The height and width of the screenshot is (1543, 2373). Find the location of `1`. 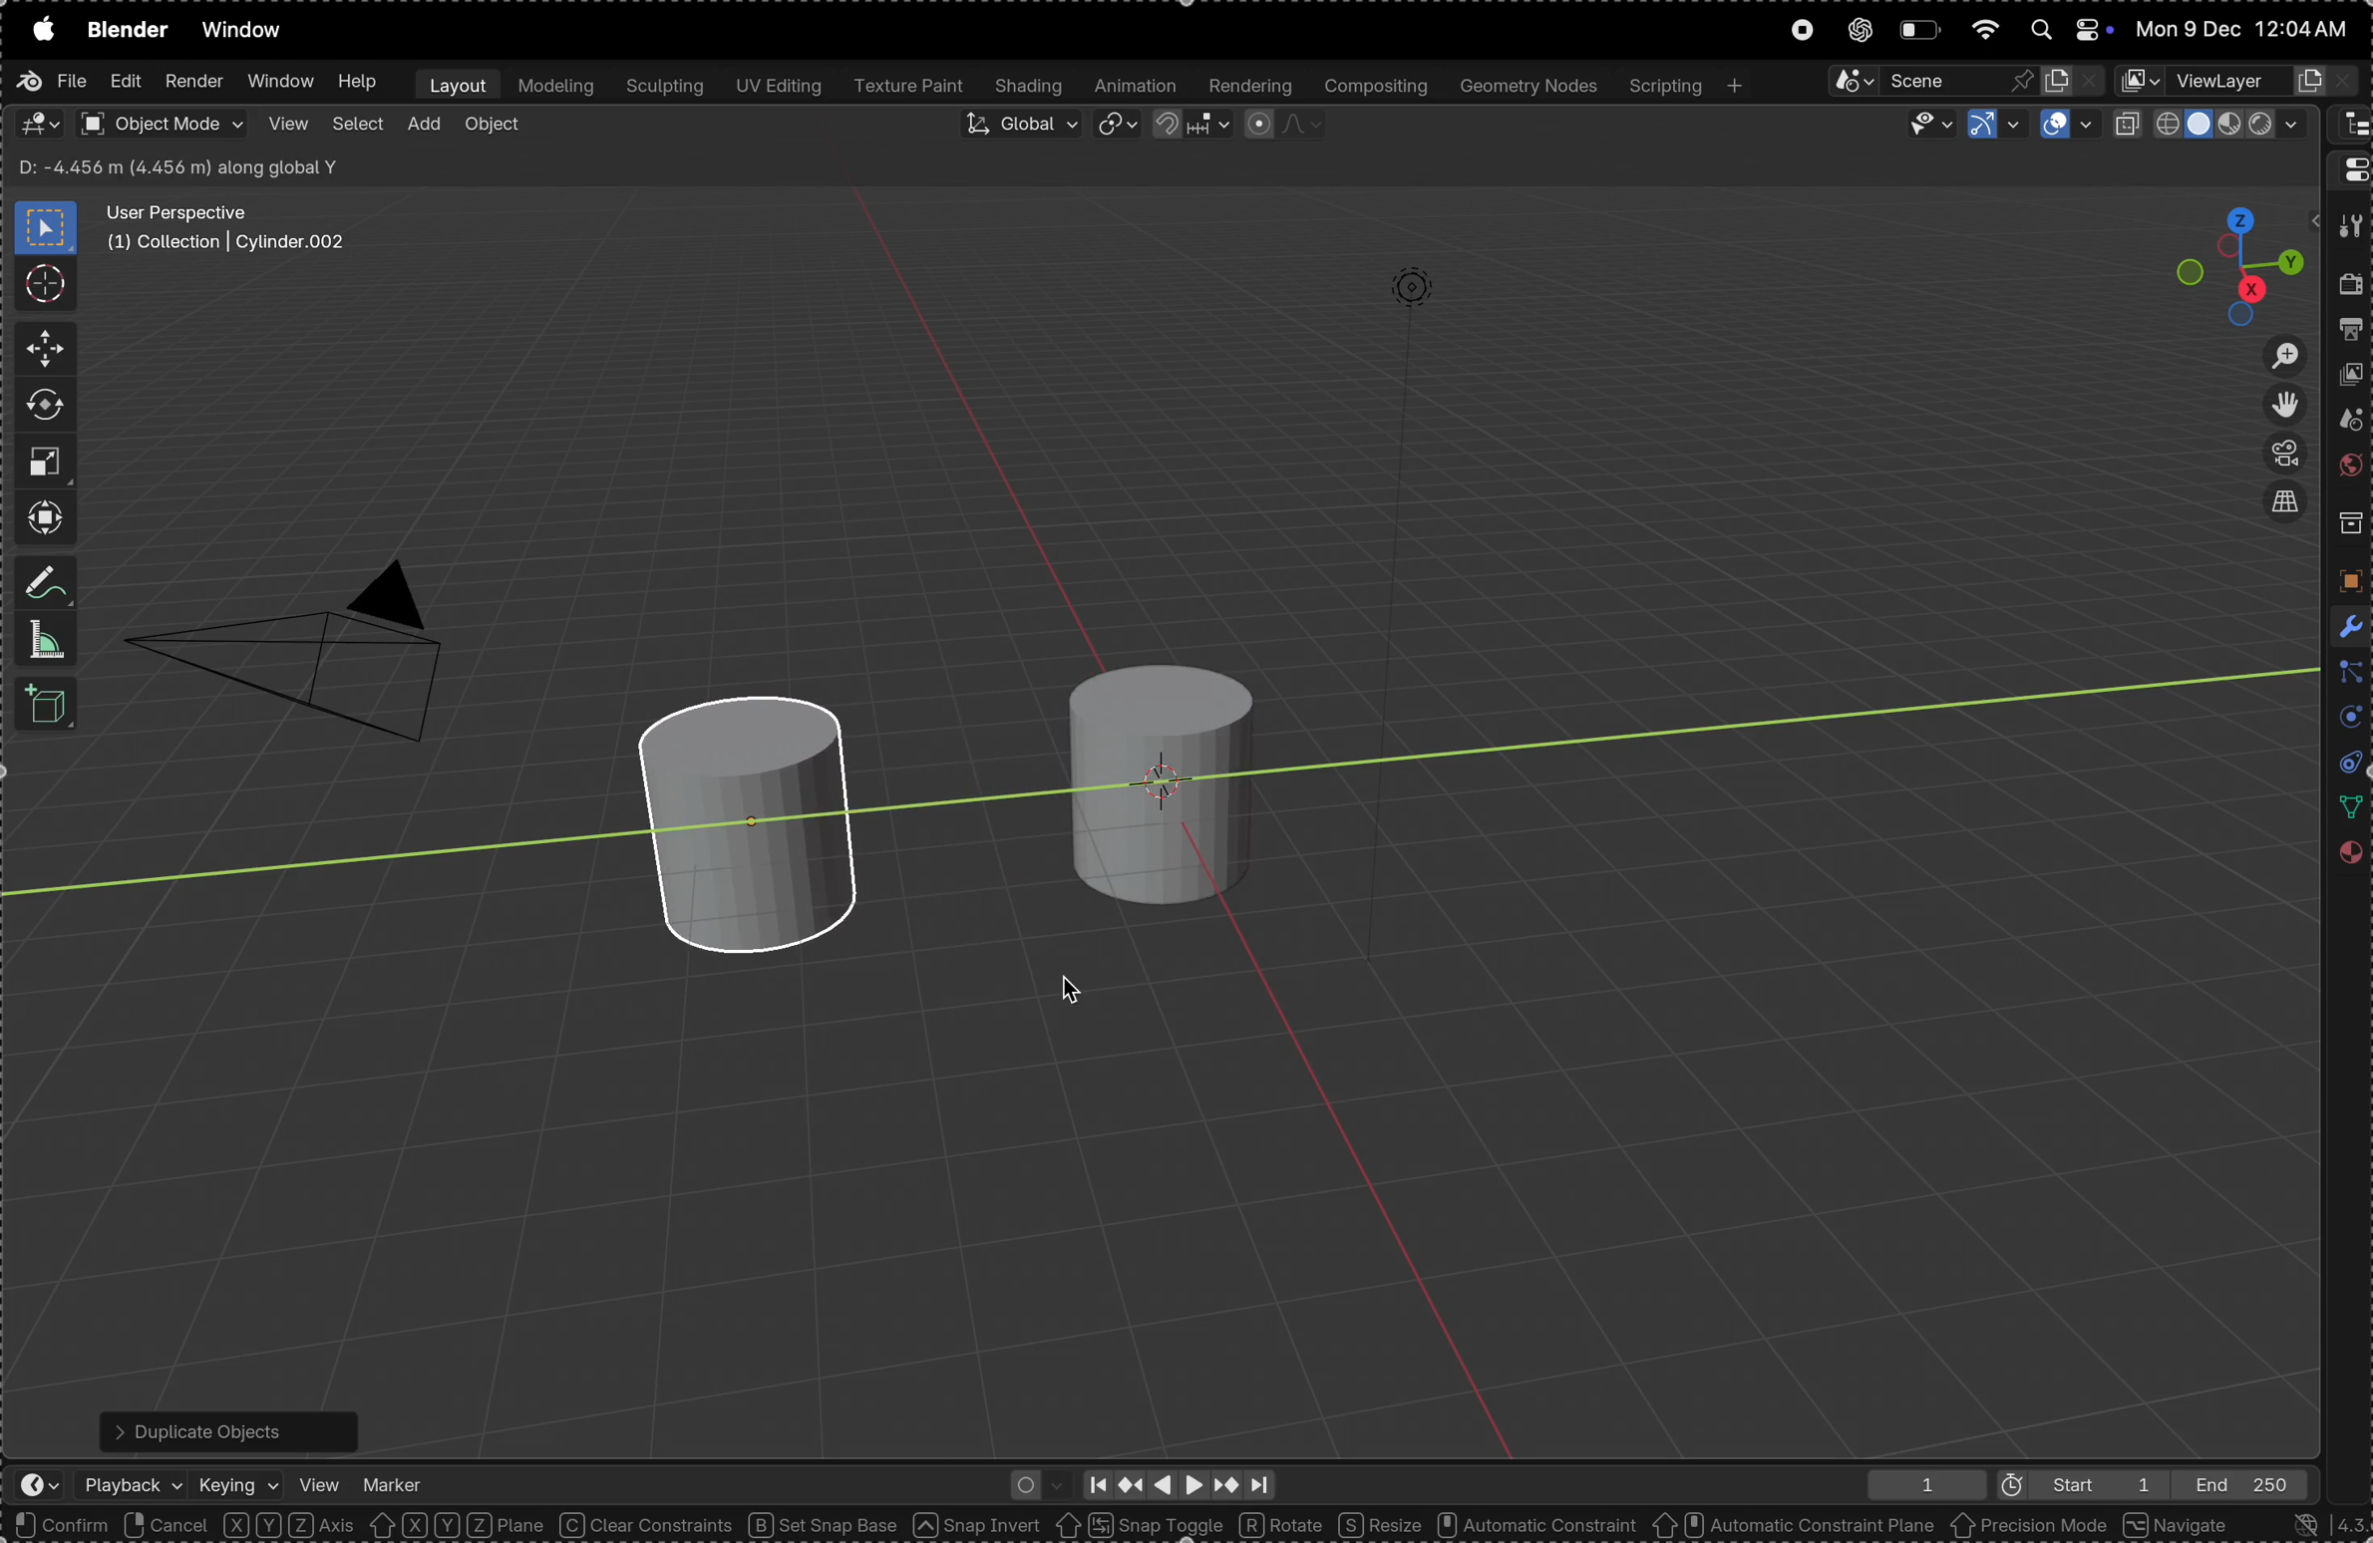

1 is located at coordinates (1918, 1484).